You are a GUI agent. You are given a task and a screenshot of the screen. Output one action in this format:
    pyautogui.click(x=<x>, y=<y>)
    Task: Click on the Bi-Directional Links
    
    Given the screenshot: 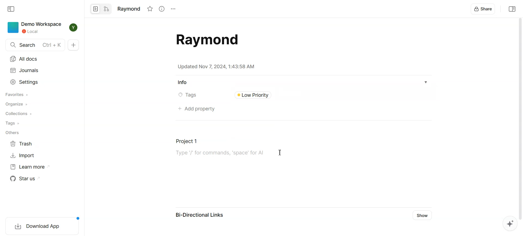 What is the action you would take?
    pyautogui.click(x=200, y=216)
    